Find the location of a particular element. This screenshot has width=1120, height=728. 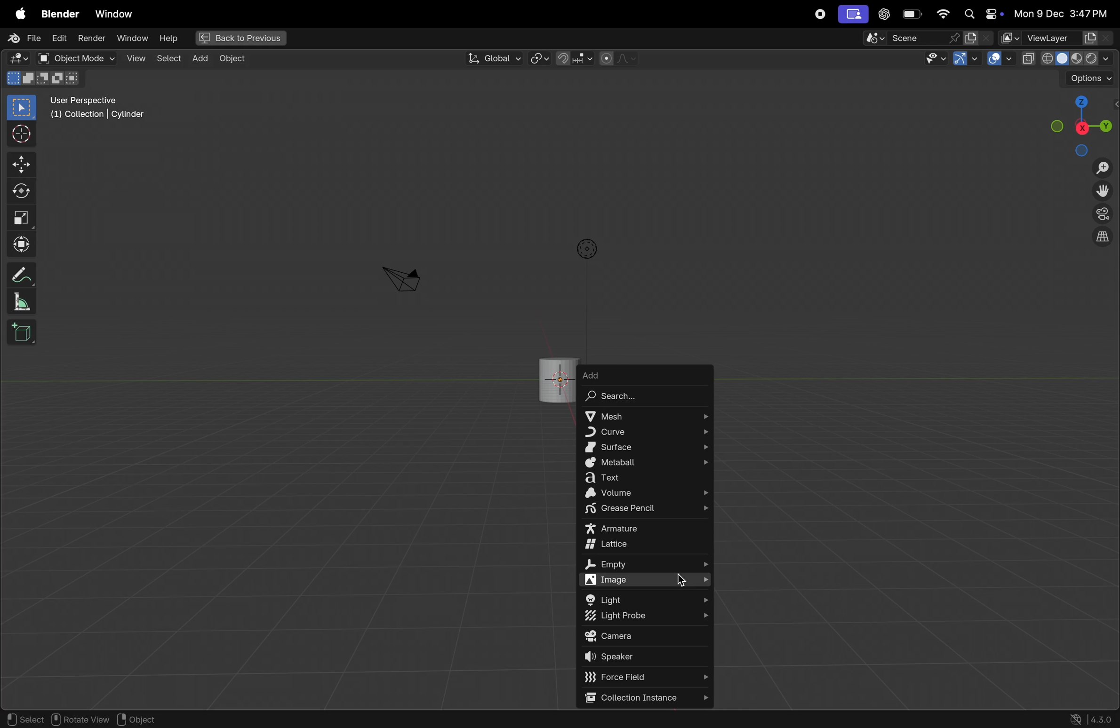

show gimzo is located at coordinates (967, 60).